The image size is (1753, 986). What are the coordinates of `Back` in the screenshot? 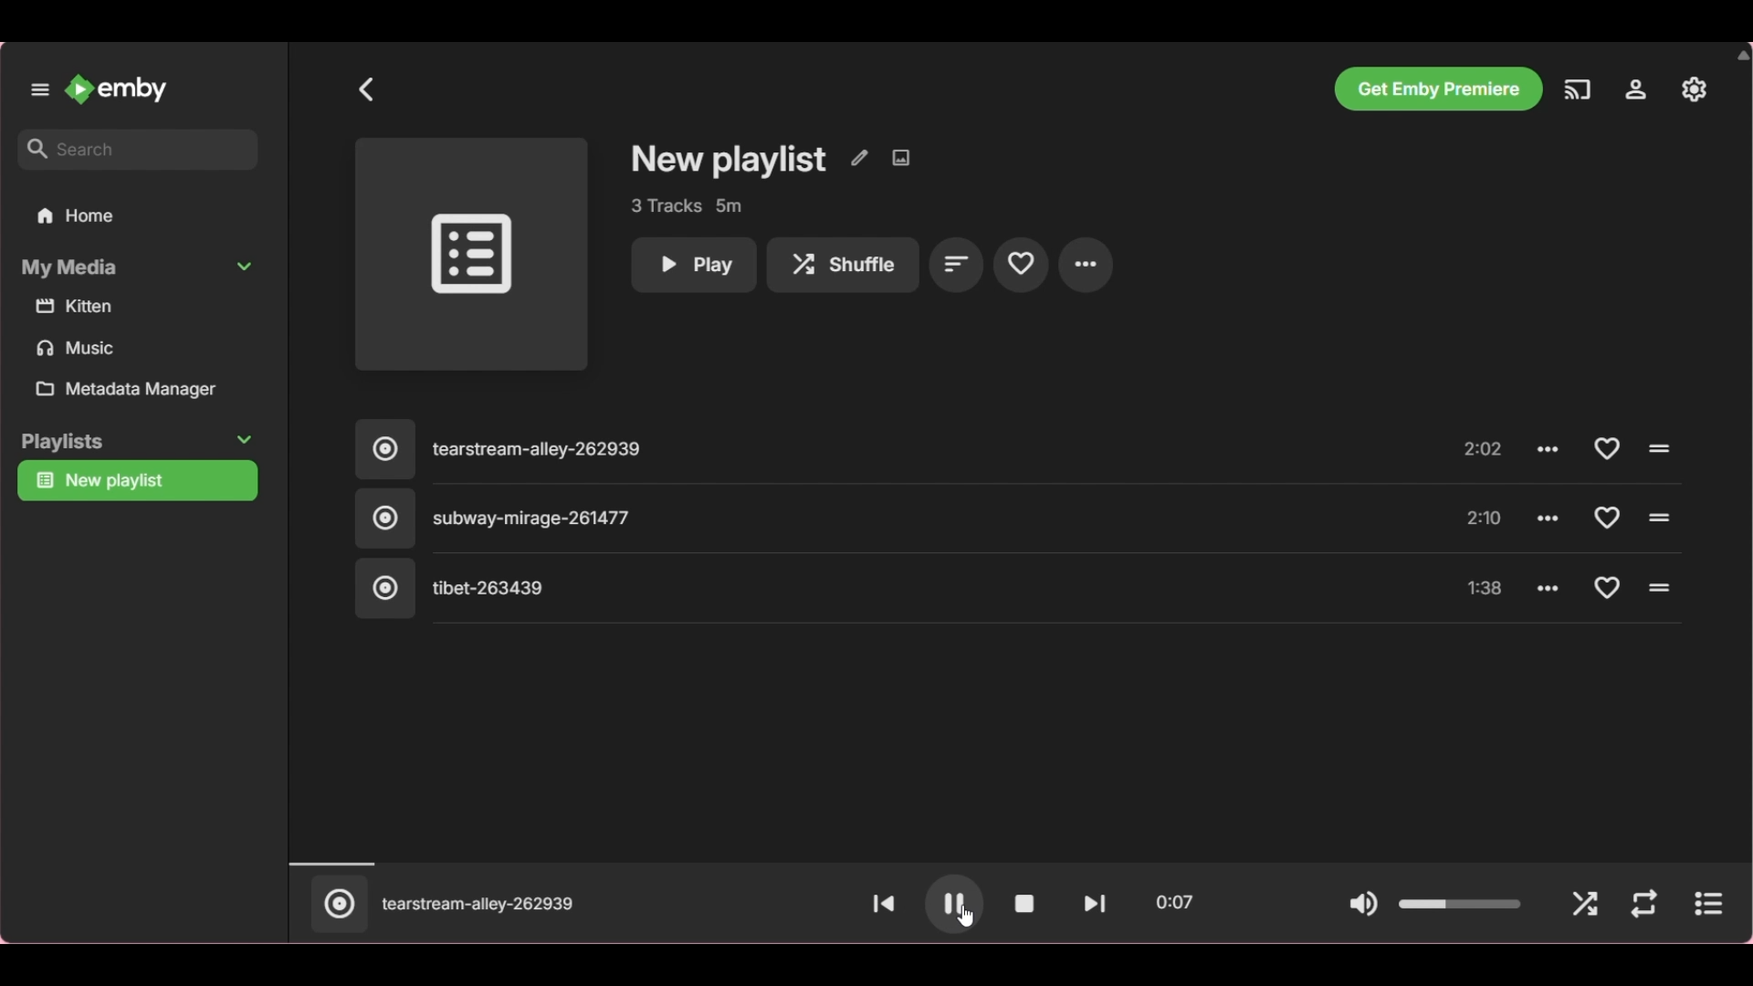 It's located at (367, 89).